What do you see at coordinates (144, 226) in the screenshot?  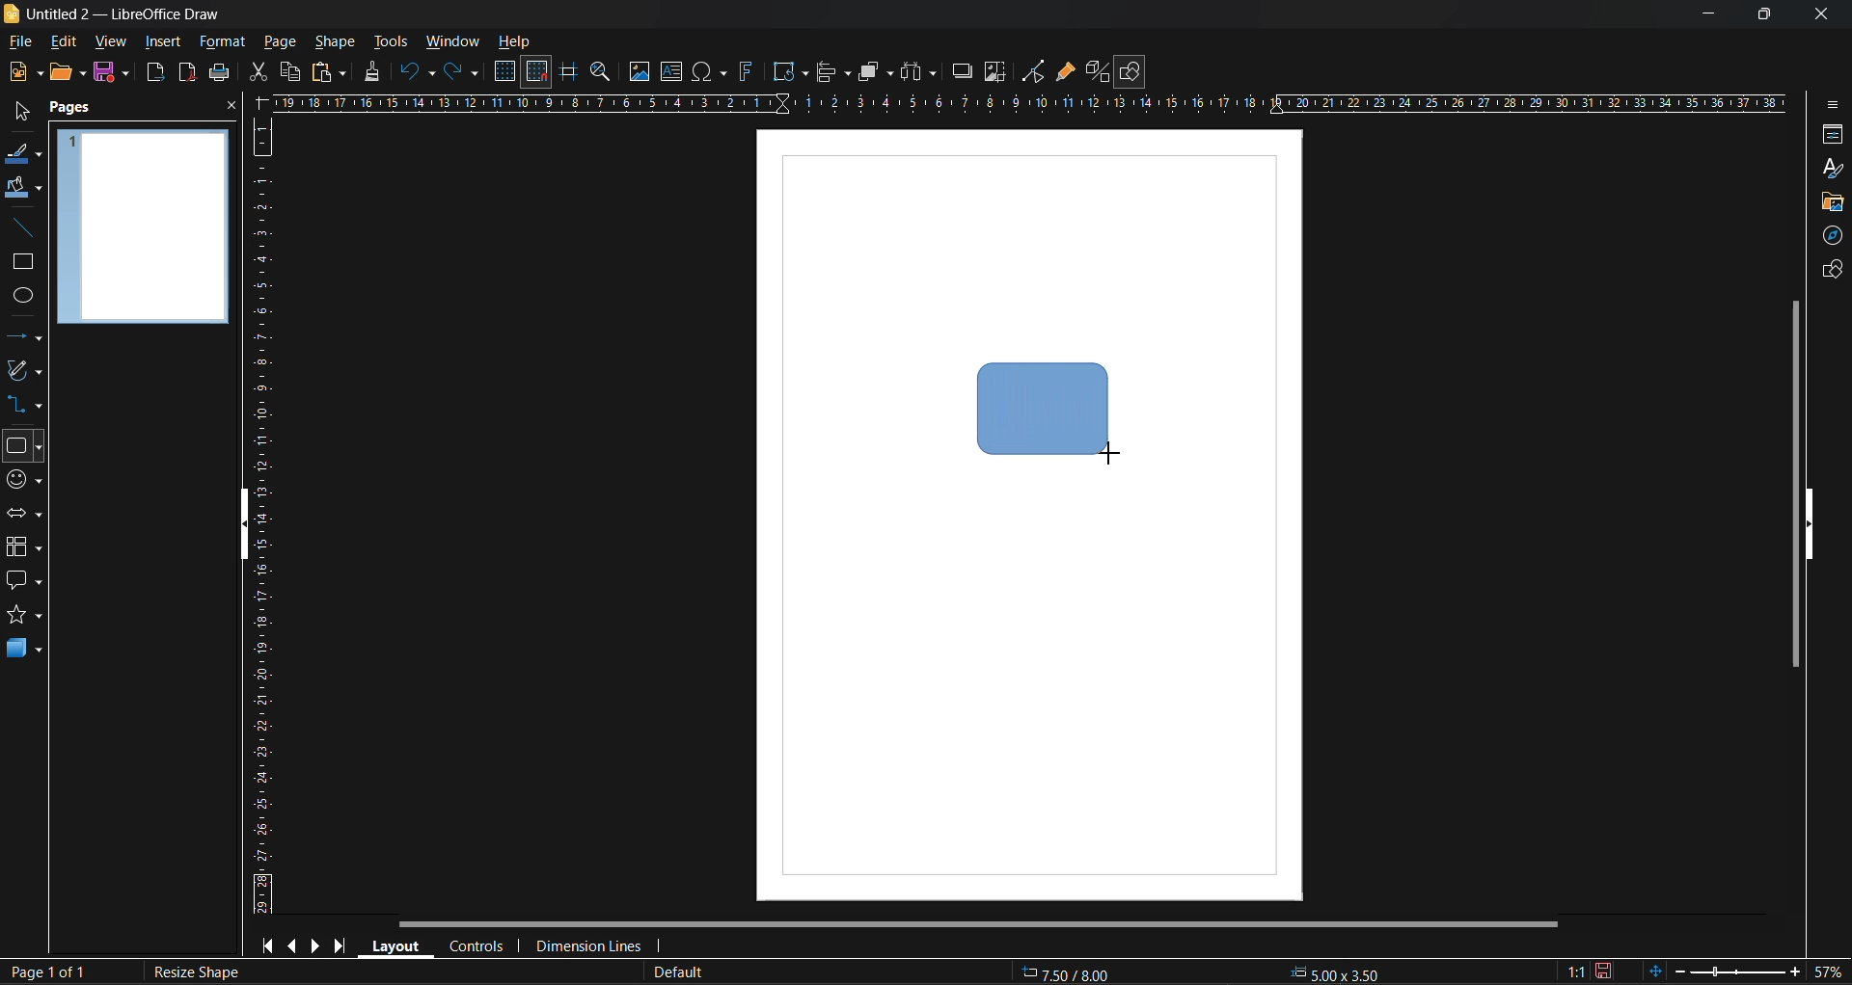 I see `page preview` at bounding box center [144, 226].